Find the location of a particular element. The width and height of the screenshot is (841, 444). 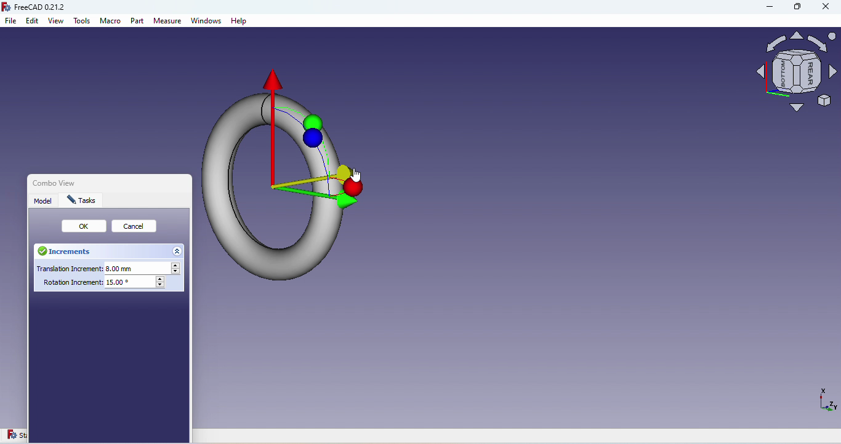

cursor is located at coordinates (357, 175).